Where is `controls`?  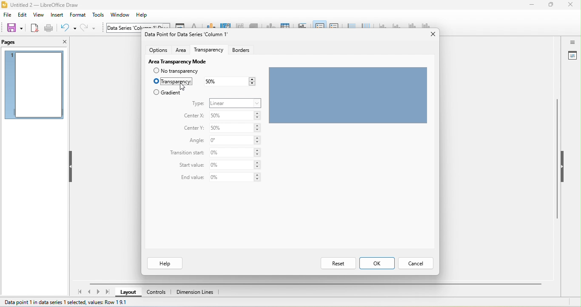 controls is located at coordinates (158, 292).